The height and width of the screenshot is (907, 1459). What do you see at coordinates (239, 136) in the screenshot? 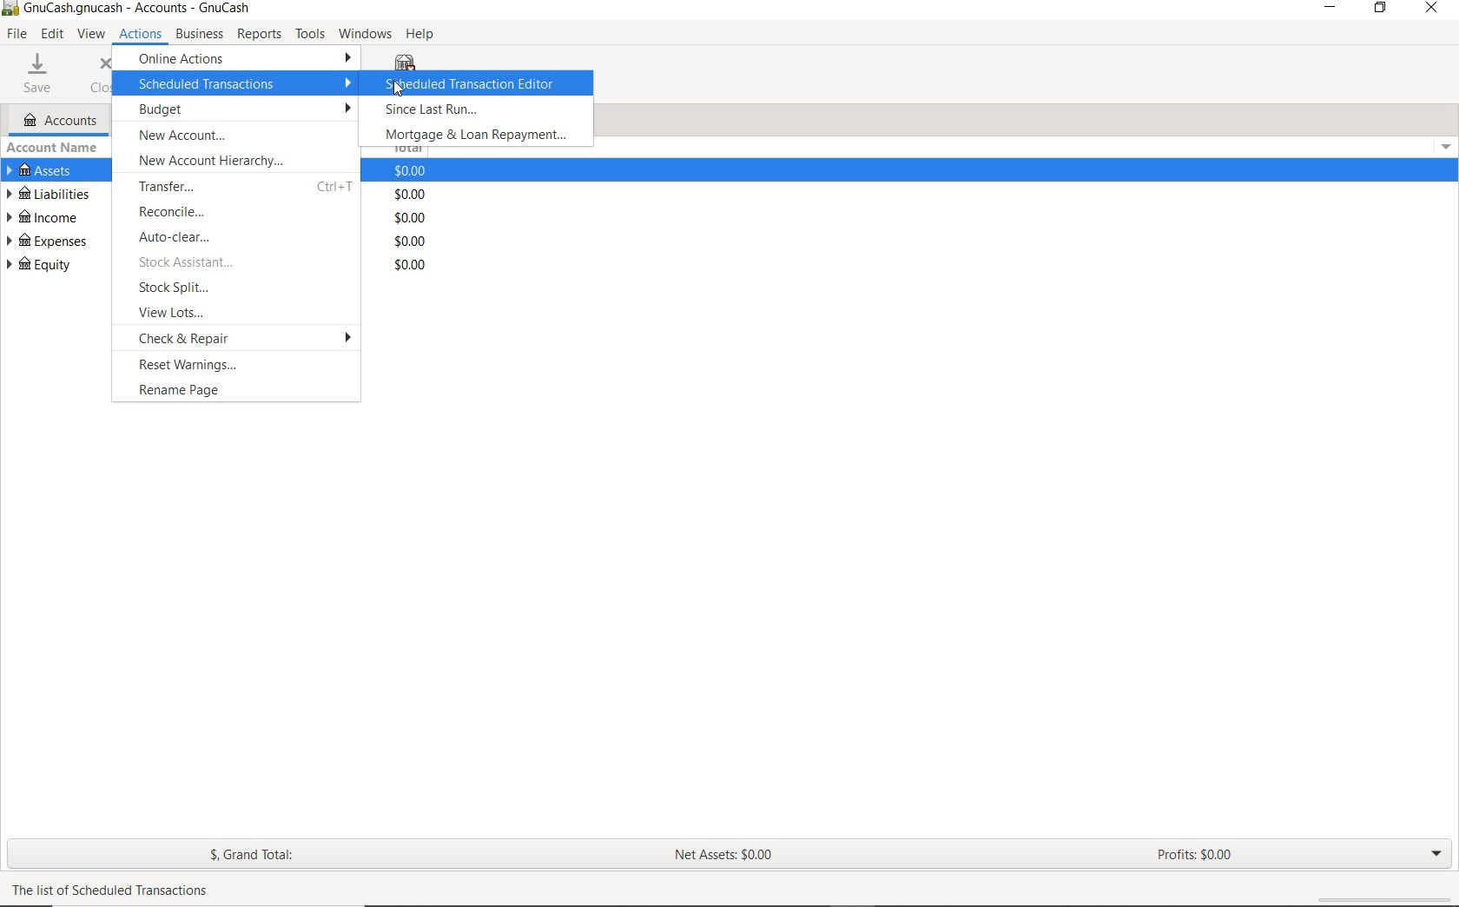
I see `NEWACCOUNT` at bounding box center [239, 136].